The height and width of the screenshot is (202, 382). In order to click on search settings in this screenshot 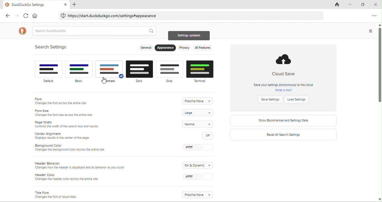, I will do `click(52, 47)`.